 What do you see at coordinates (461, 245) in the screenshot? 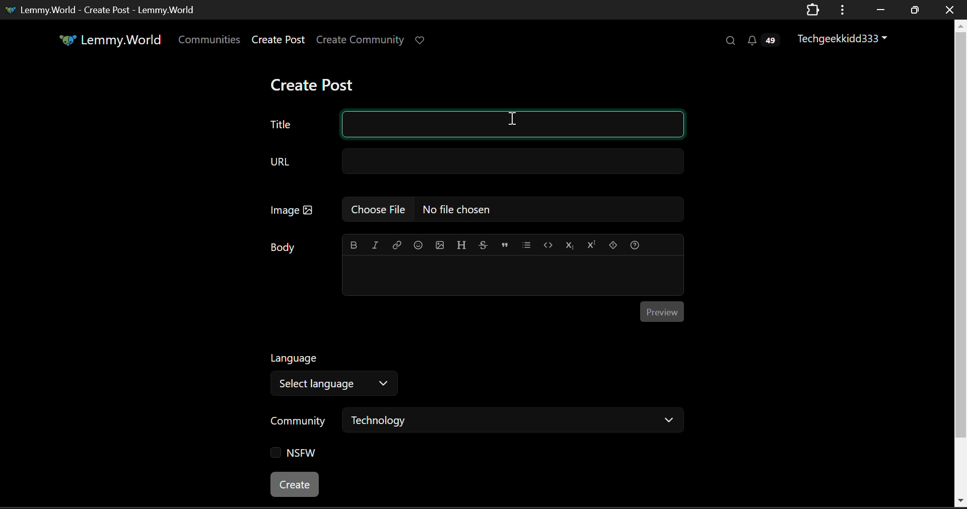
I see `Header` at bounding box center [461, 245].